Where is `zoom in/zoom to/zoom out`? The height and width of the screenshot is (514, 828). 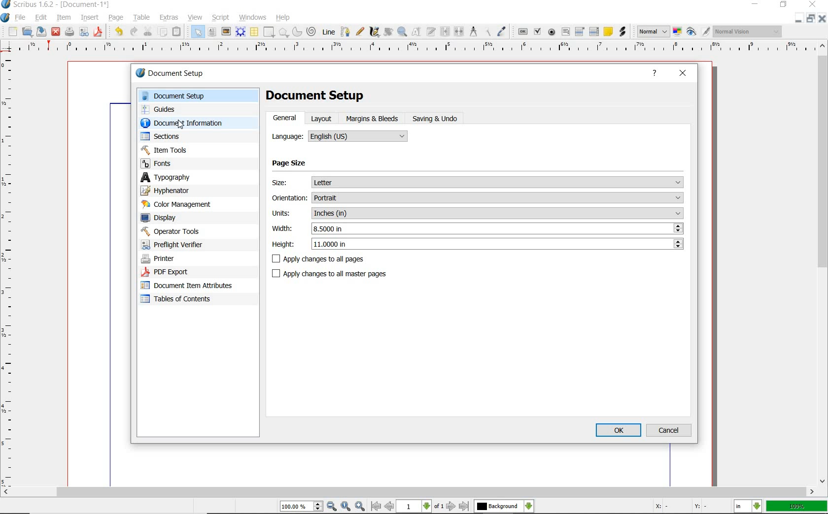 zoom in/zoom to/zoom out is located at coordinates (324, 506).